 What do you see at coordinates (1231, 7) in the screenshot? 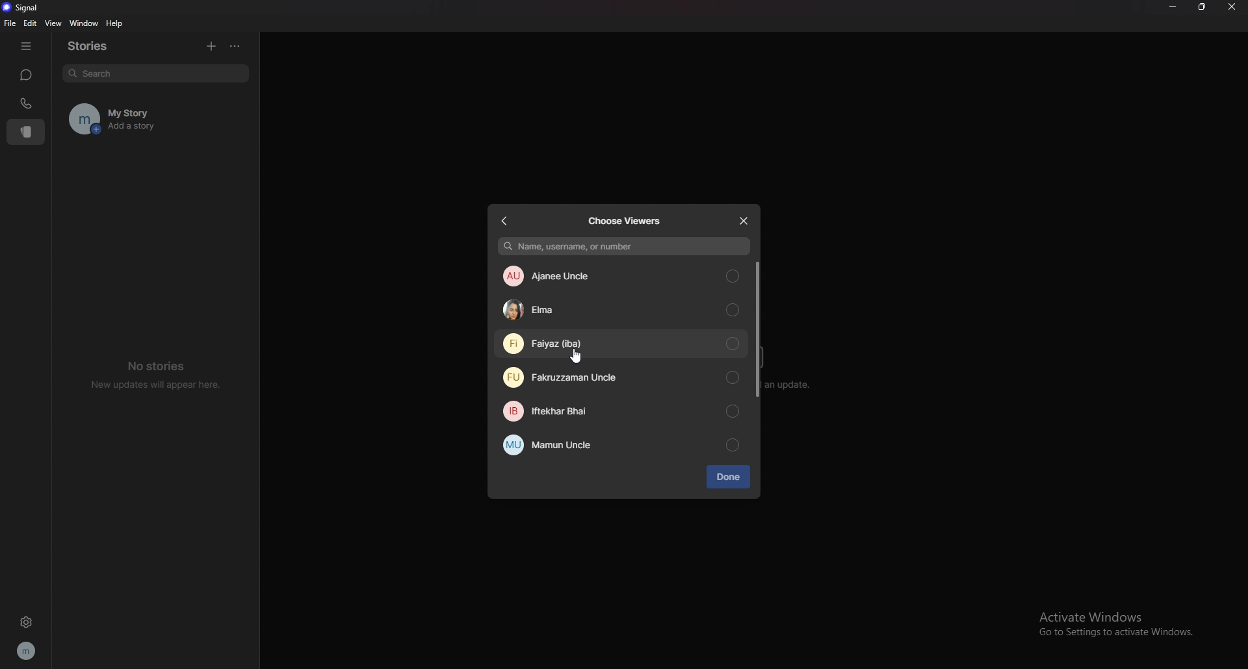
I see `close` at bounding box center [1231, 7].